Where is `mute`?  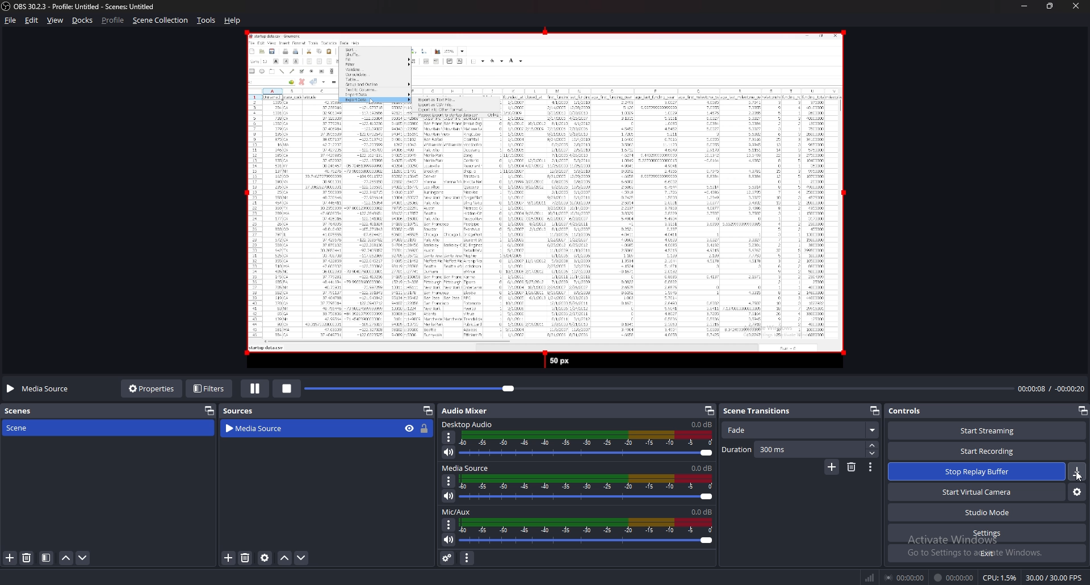 mute is located at coordinates (449, 496).